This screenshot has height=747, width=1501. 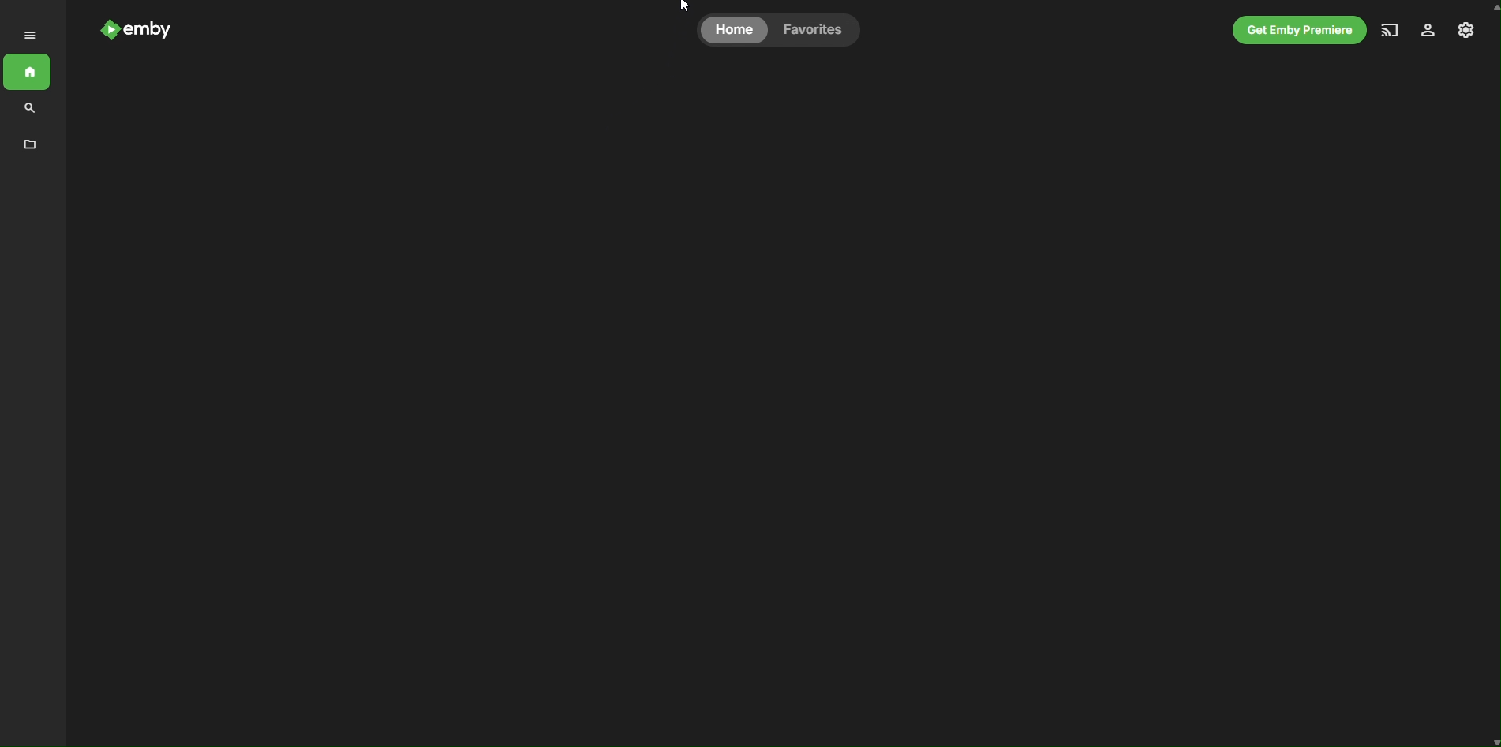 What do you see at coordinates (155, 29) in the screenshot?
I see `Search` at bounding box center [155, 29].